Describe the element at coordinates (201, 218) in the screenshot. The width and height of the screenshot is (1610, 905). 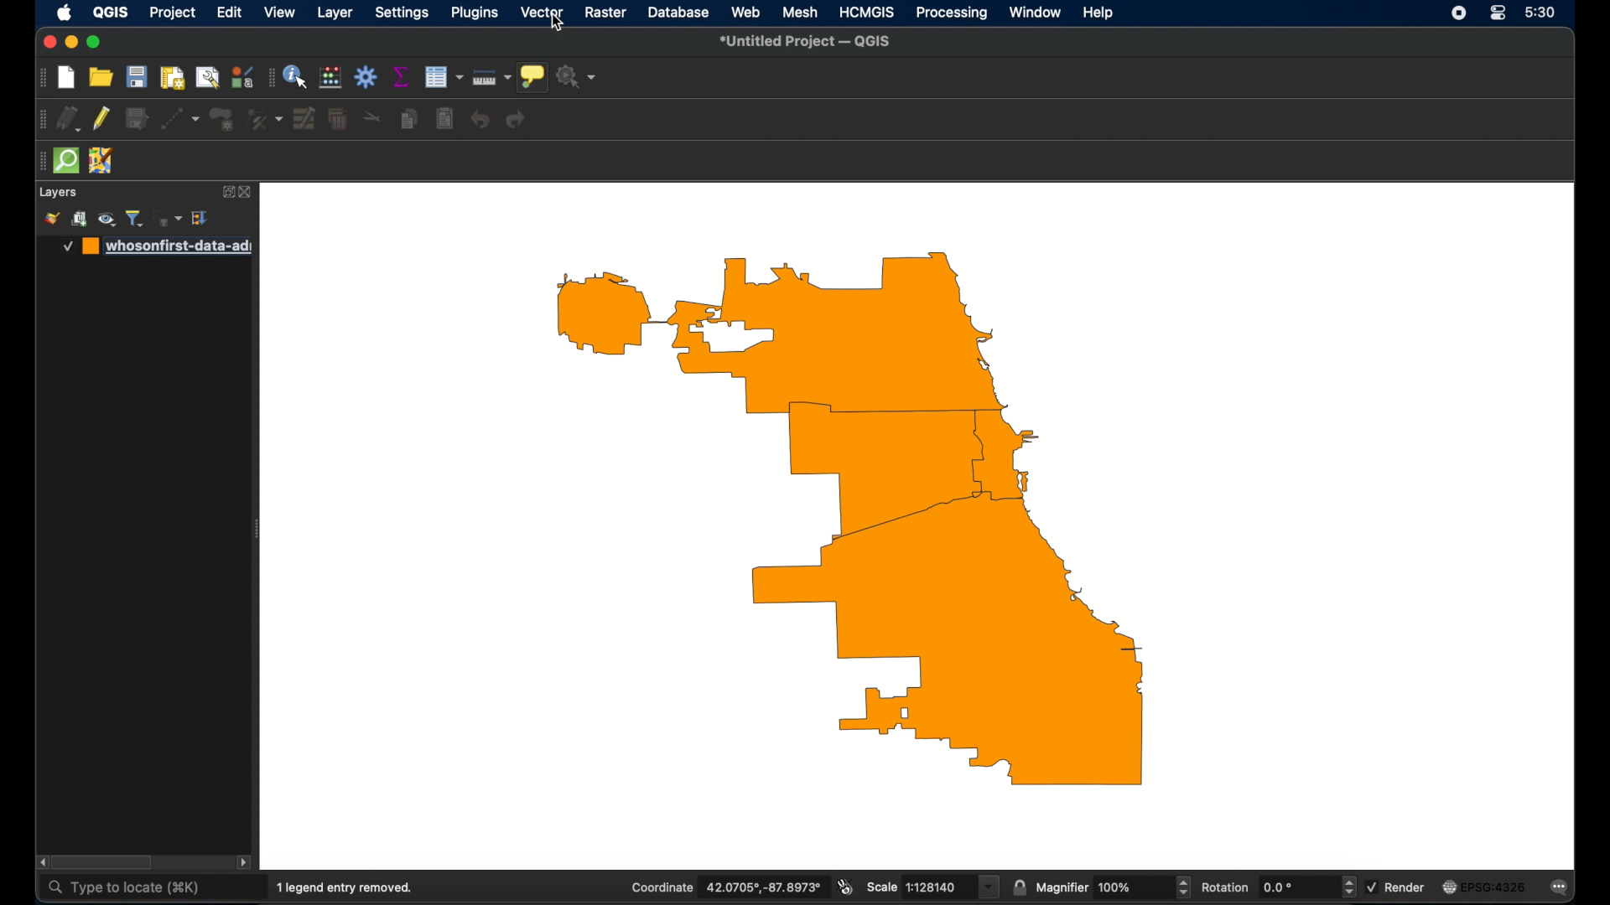
I see `expand all` at that location.